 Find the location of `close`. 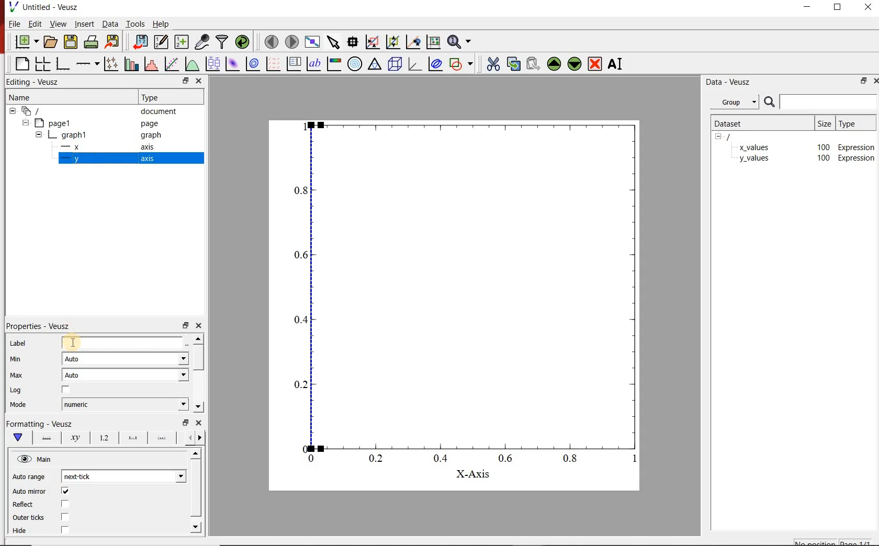

close is located at coordinates (199, 81).